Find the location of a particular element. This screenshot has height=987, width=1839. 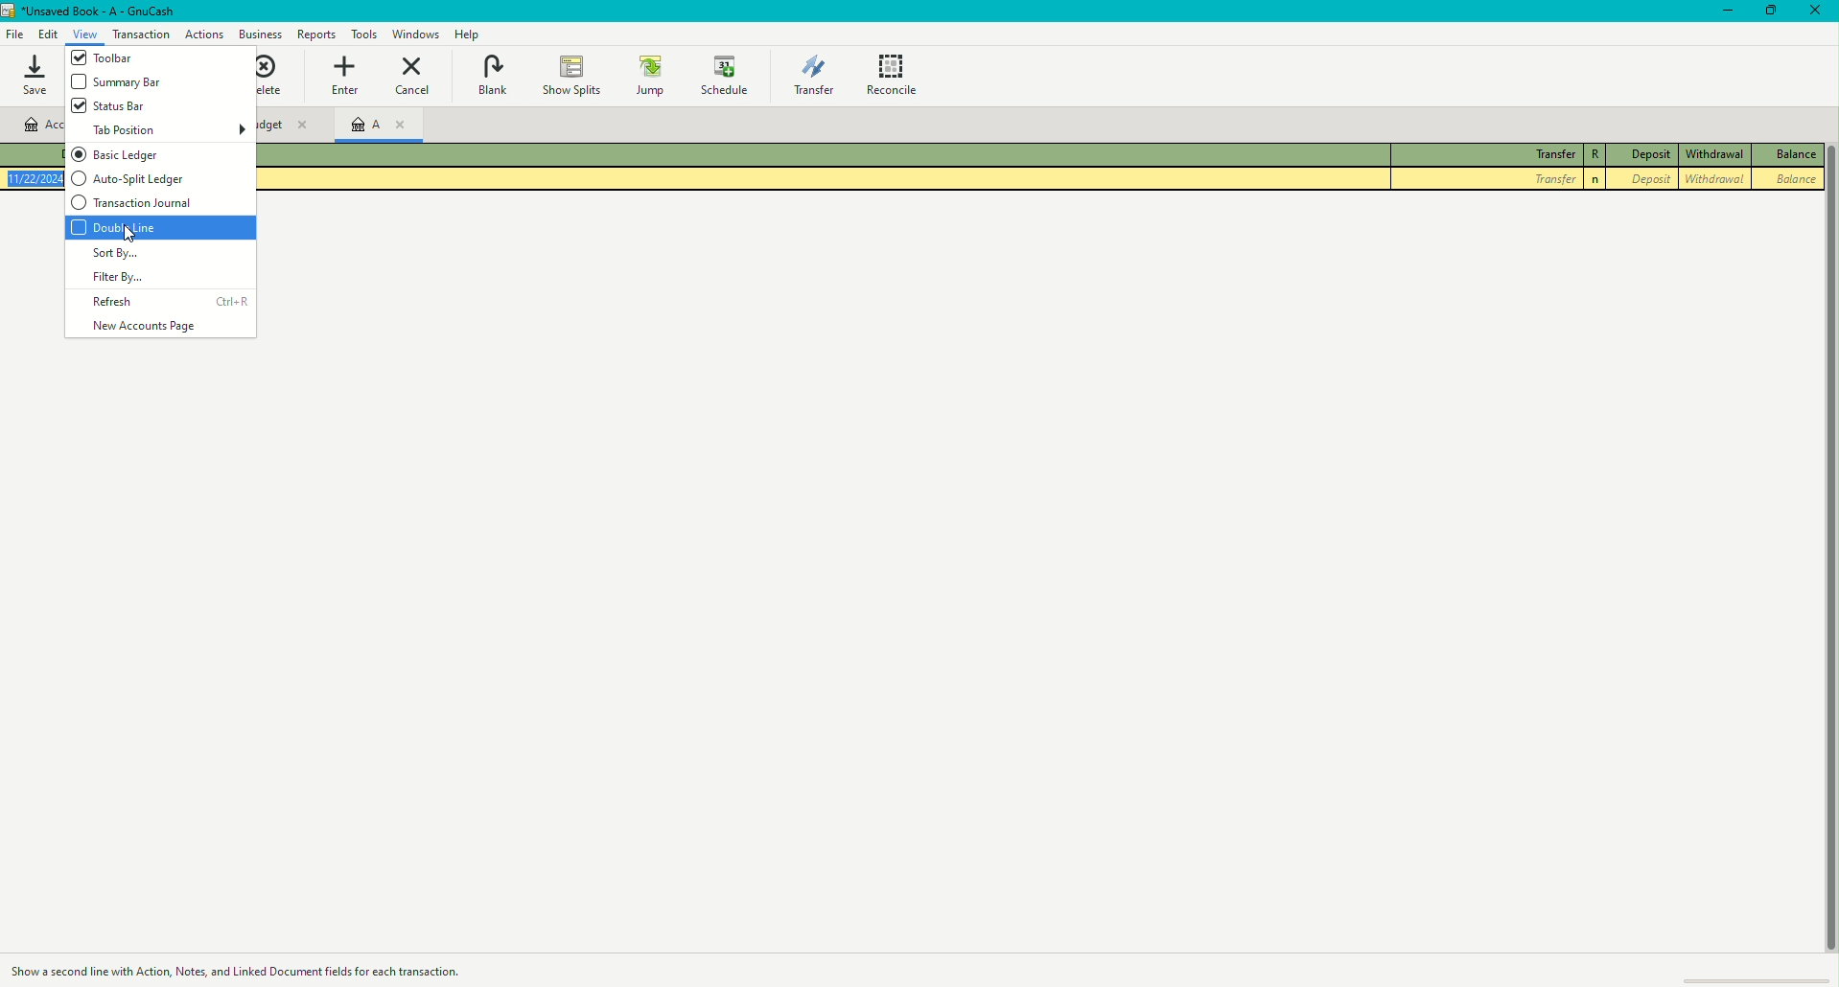

Account name is located at coordinates (35, 125).